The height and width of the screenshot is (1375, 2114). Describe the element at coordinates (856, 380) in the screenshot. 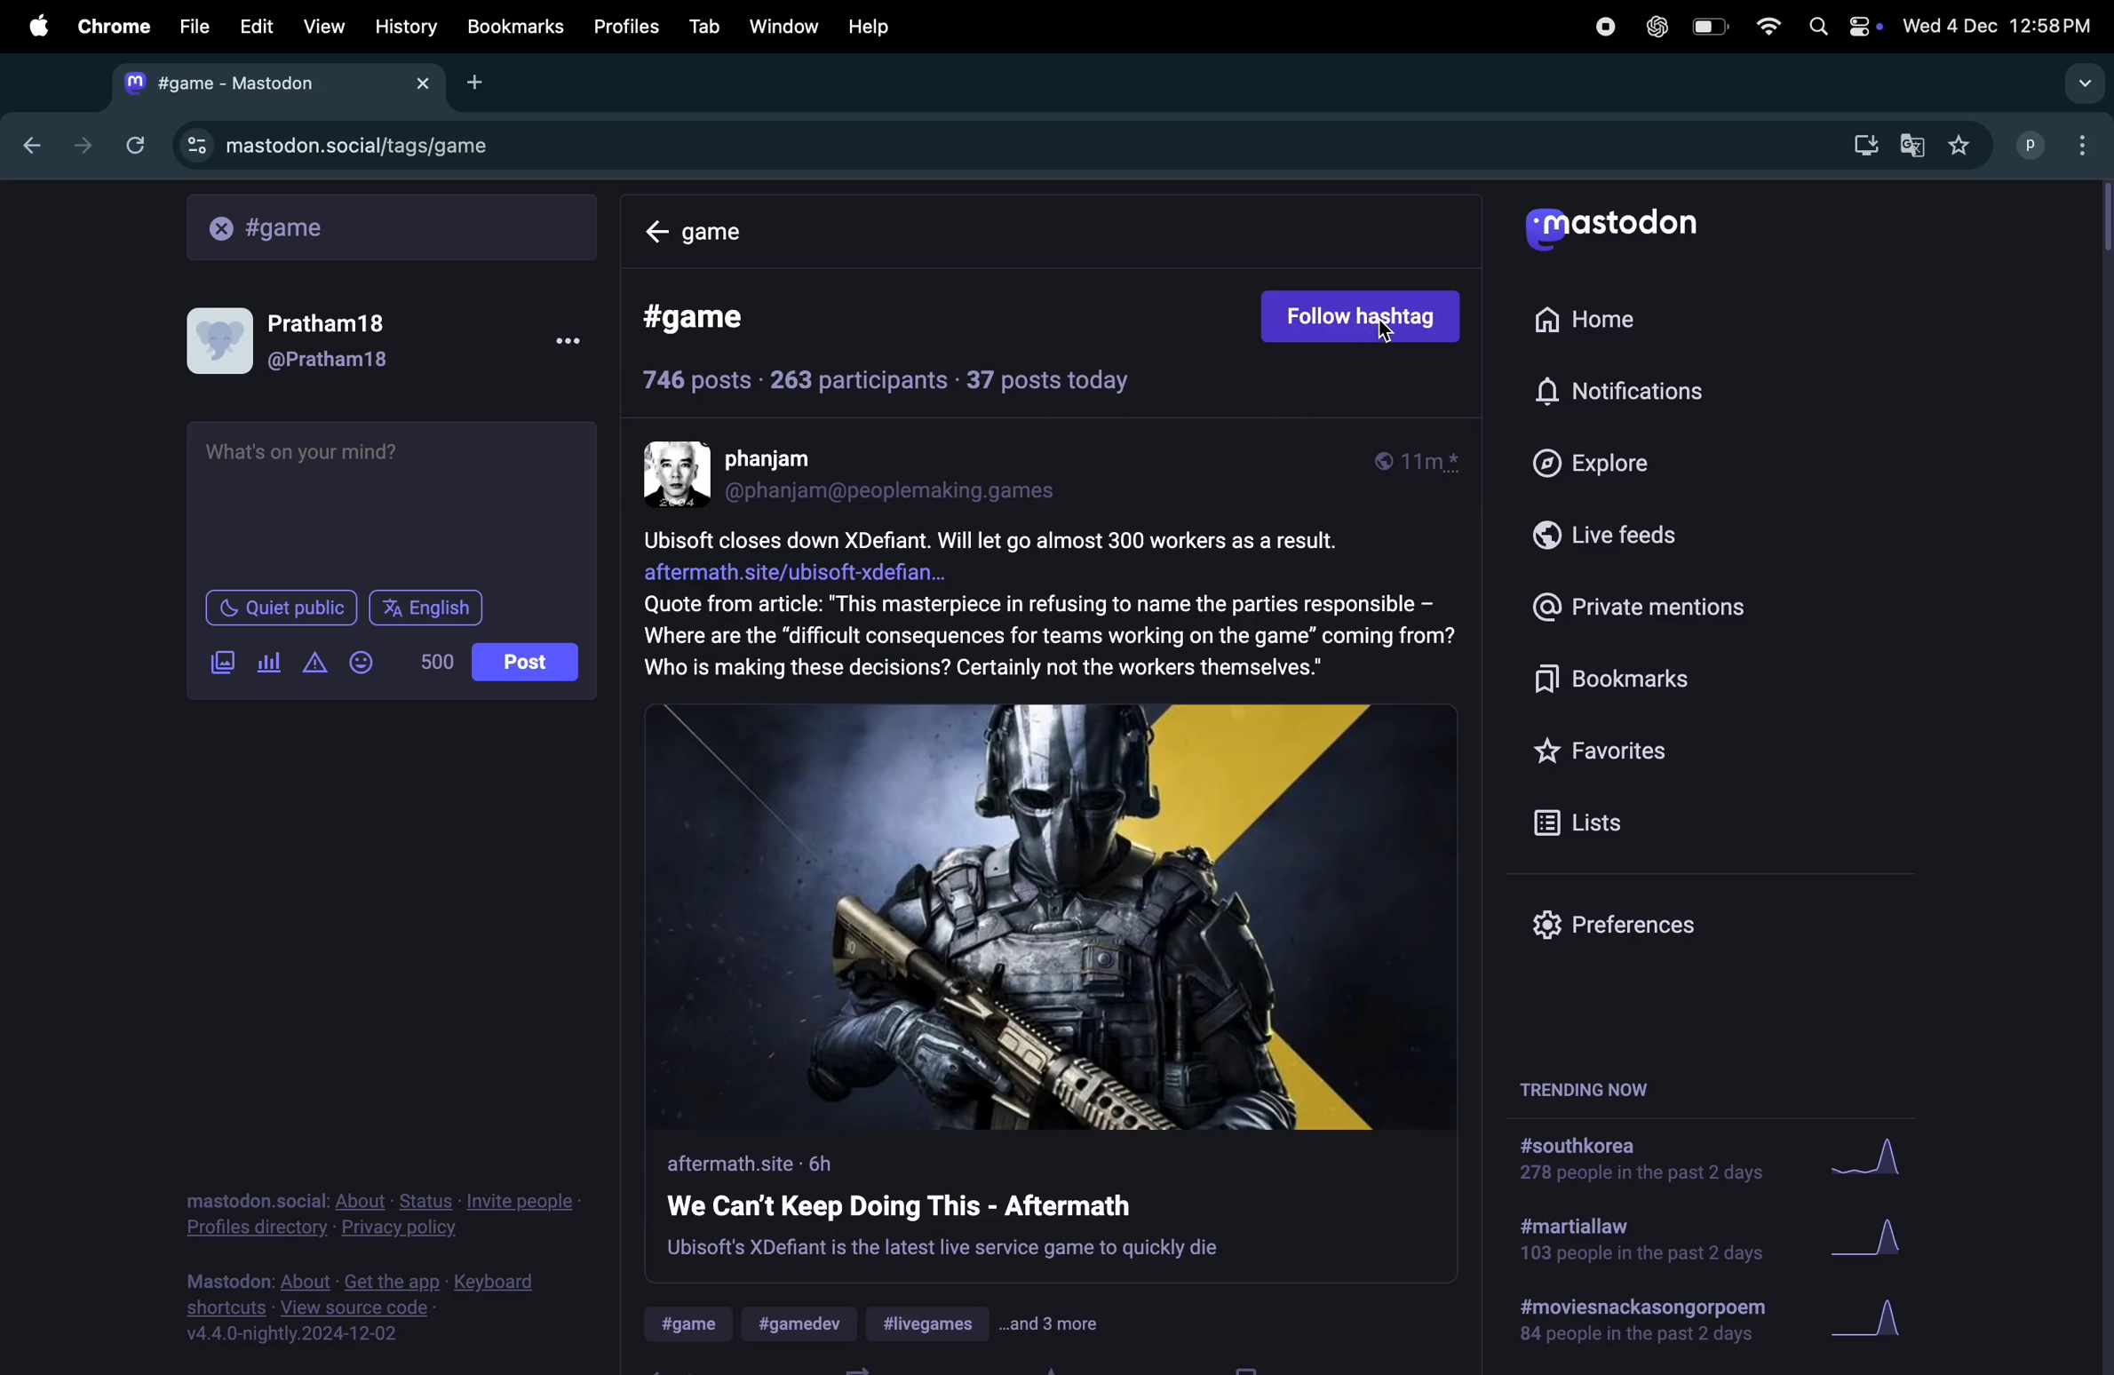

I see `263 participants` at that location.